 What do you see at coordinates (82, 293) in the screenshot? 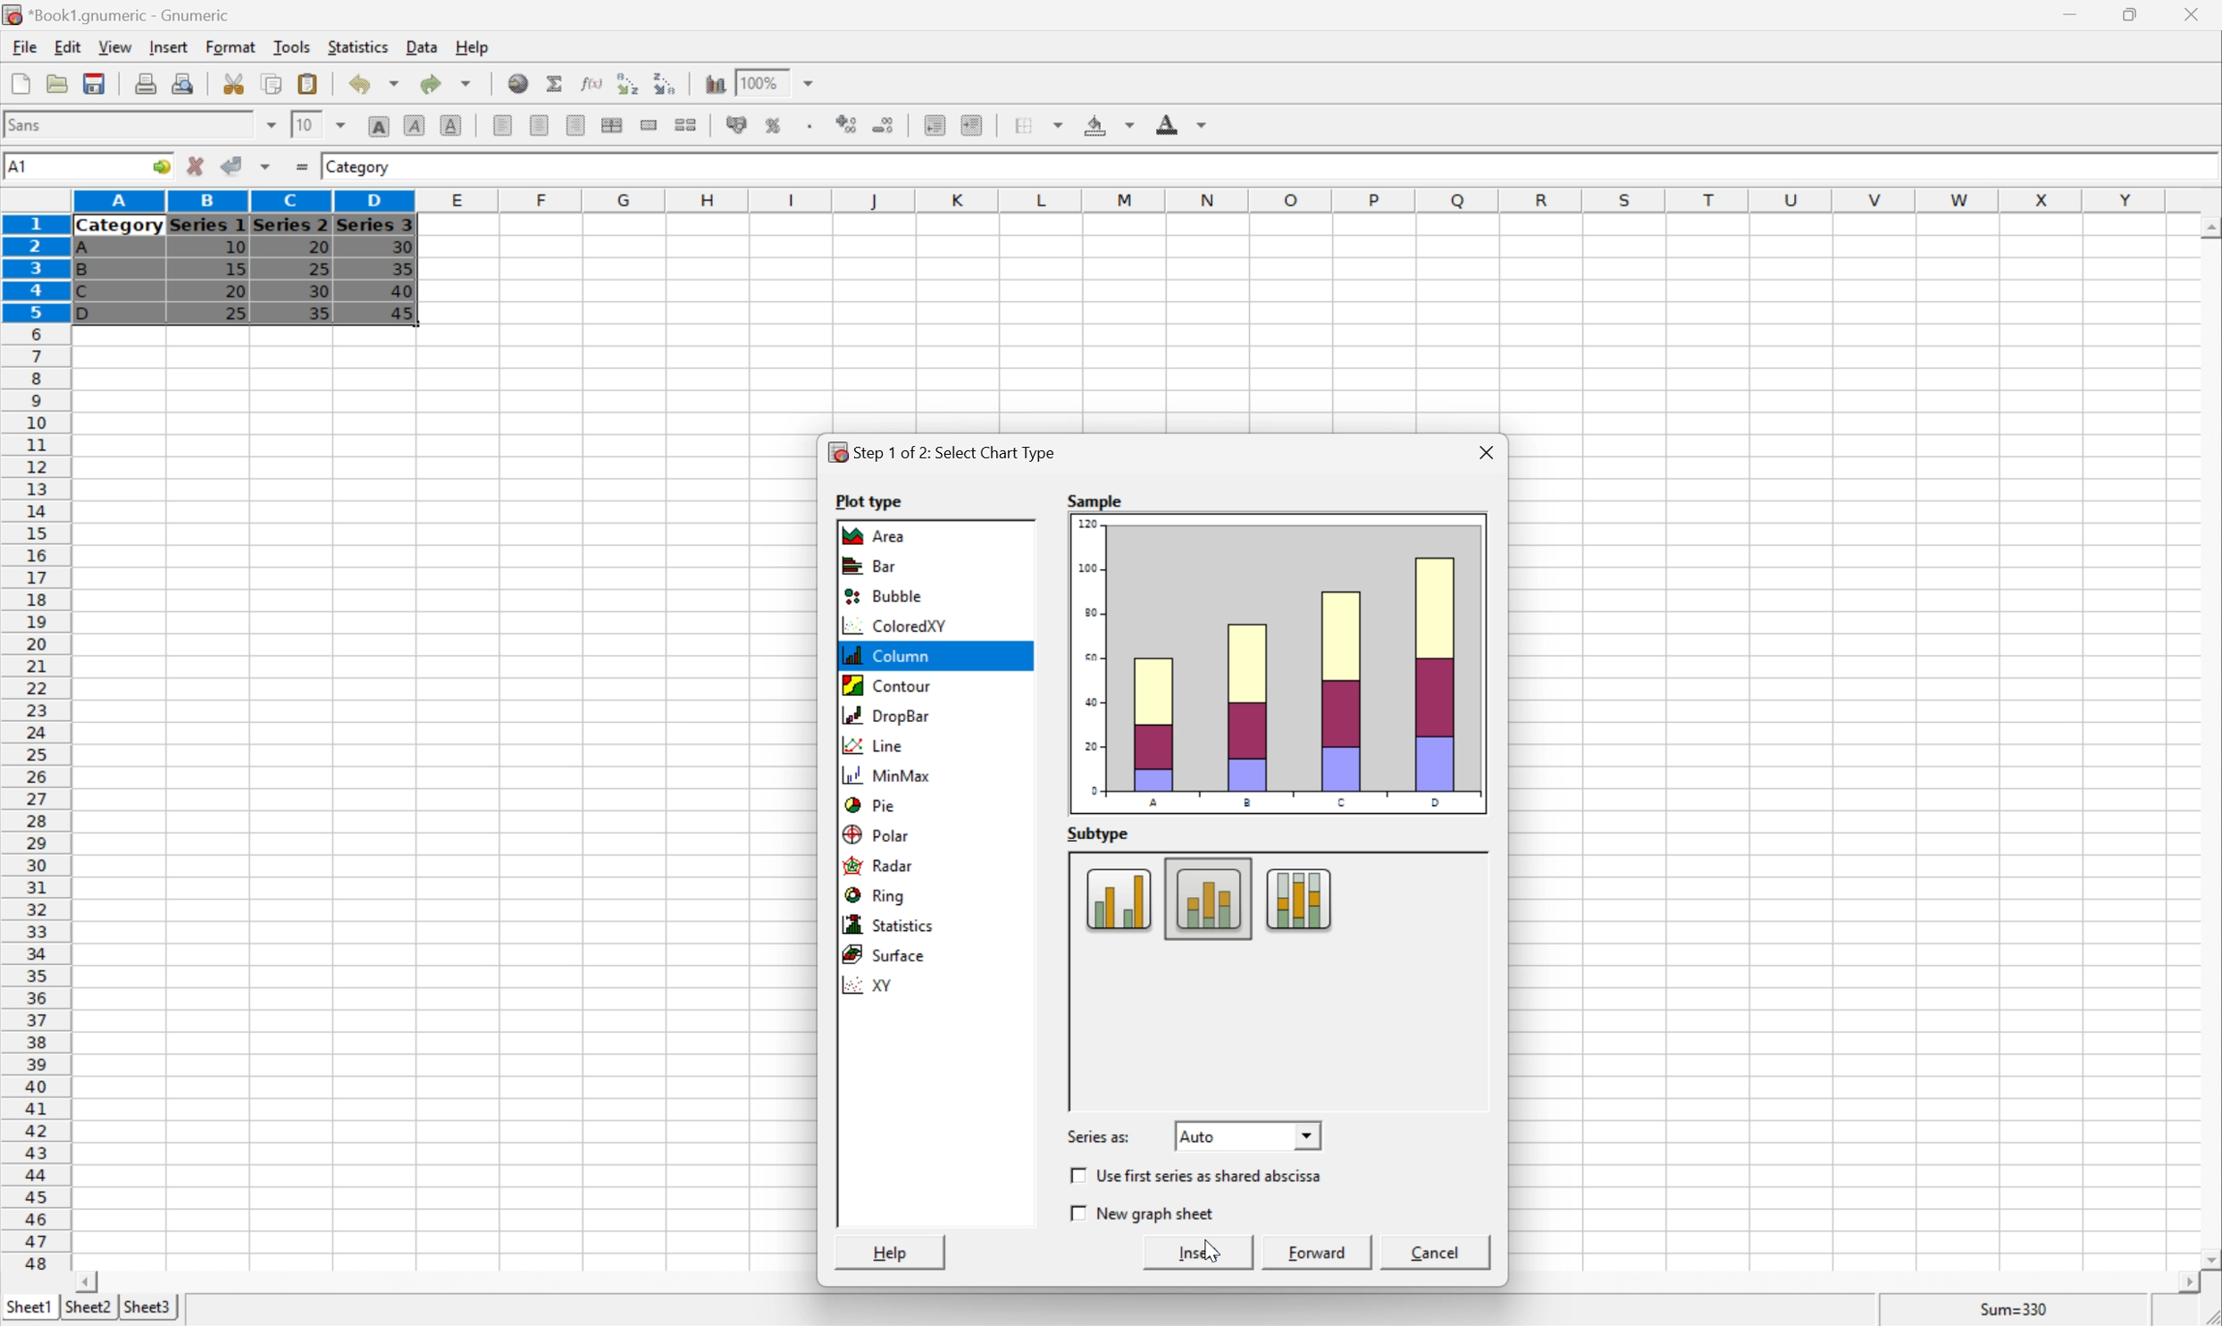
I see `C` at bounding box center [82, 293].